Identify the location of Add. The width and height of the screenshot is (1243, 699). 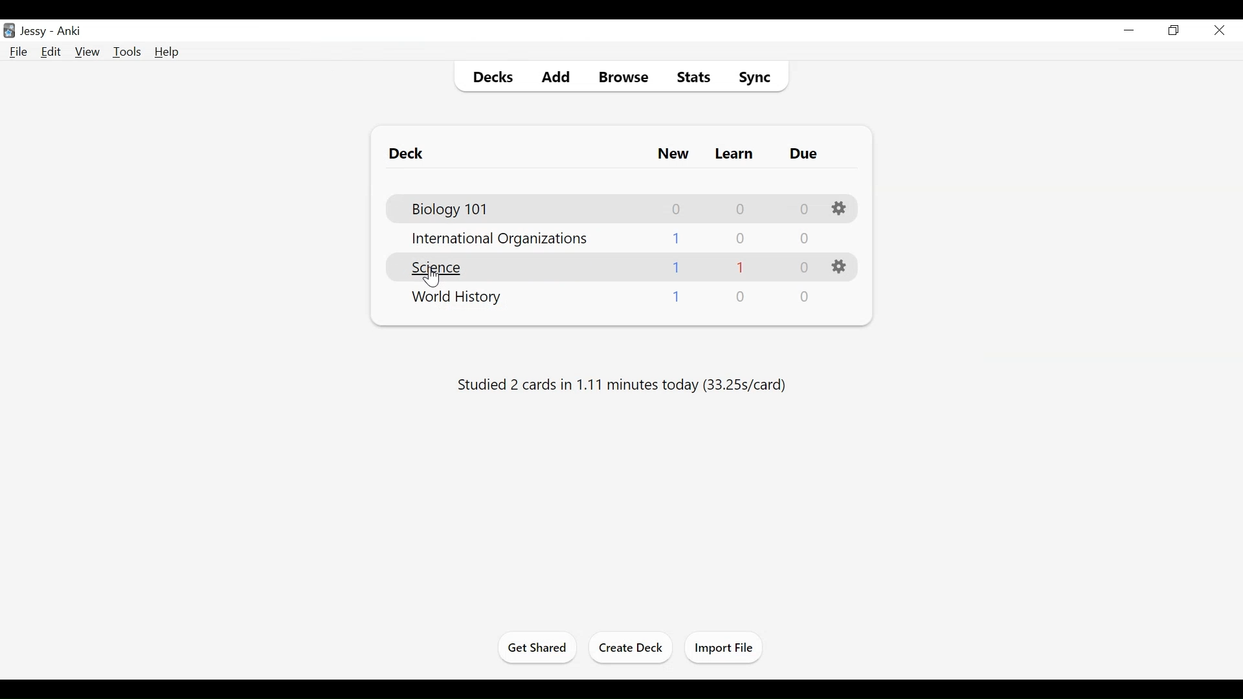
(559, 78).